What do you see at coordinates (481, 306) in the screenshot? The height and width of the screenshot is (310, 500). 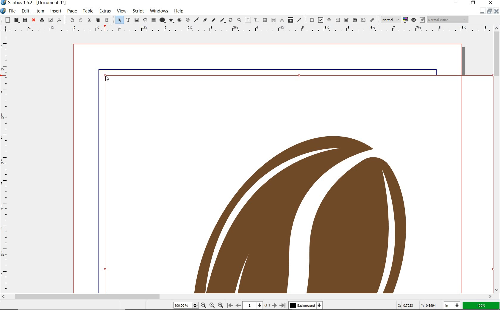 I see `zoom factor` at bounding box center [481, 306].